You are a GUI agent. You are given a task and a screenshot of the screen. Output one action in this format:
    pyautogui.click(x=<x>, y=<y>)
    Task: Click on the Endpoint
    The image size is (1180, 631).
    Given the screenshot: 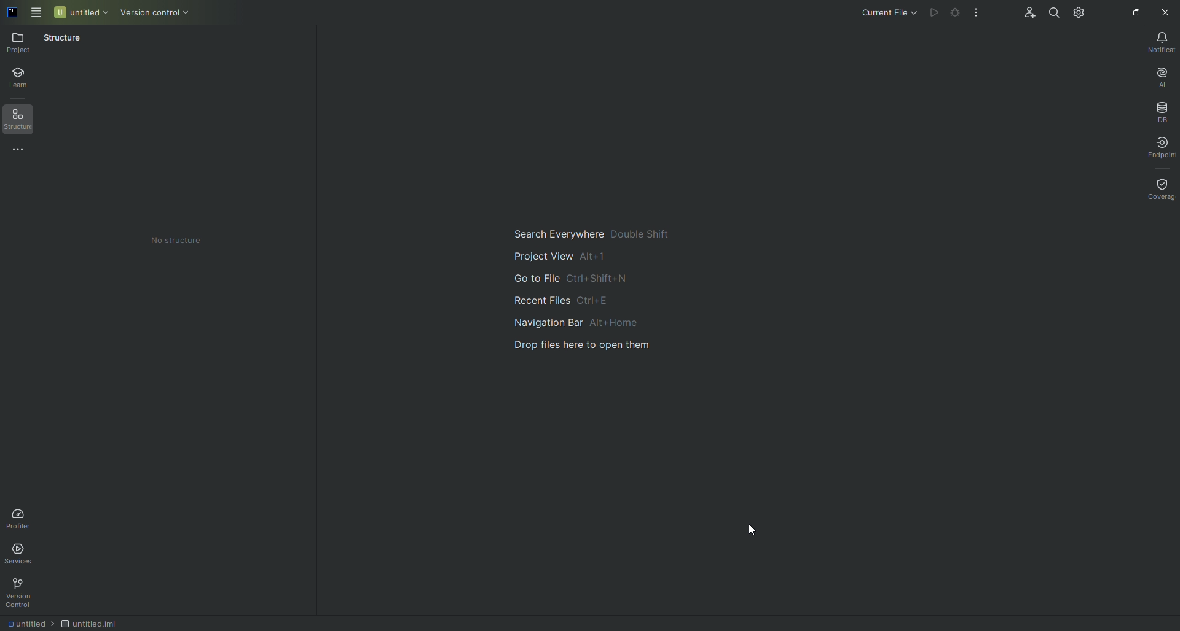 What is the action you would take?
    pyautogui.click(x=1157, y=147)
    